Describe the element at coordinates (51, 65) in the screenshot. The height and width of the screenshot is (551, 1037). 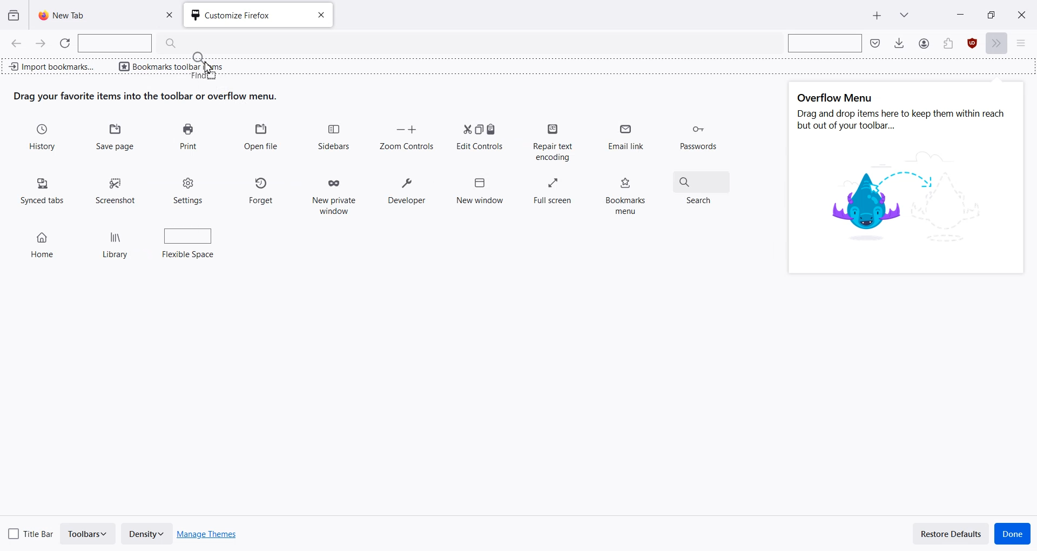
I see `Import bookmark` at that location.